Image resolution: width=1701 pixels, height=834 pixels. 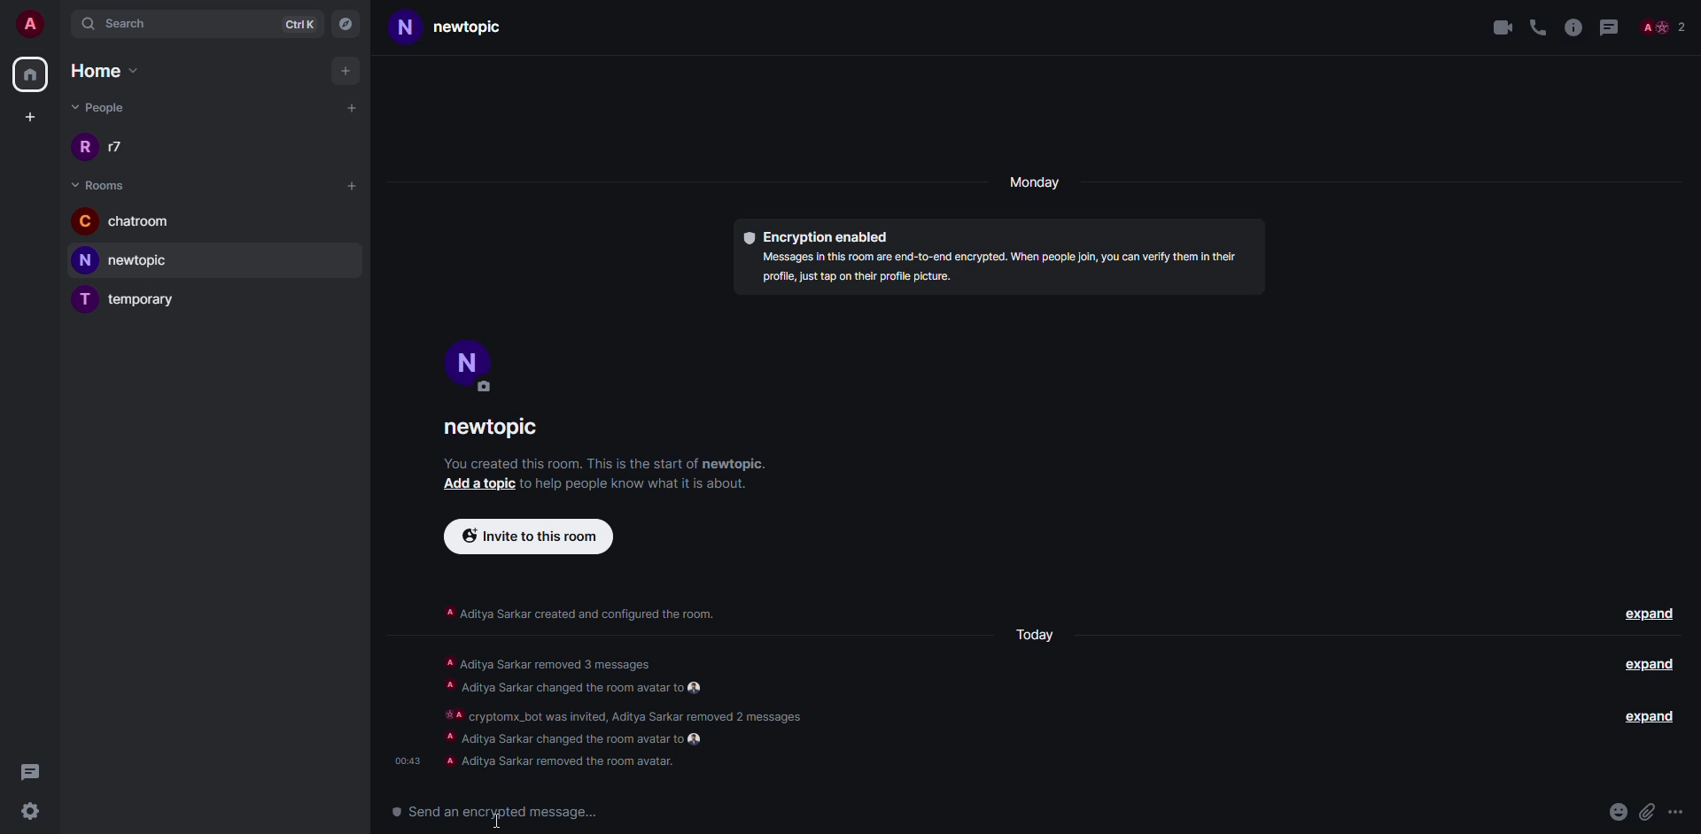 I want to click on expand, so click(x=1650, y=717).